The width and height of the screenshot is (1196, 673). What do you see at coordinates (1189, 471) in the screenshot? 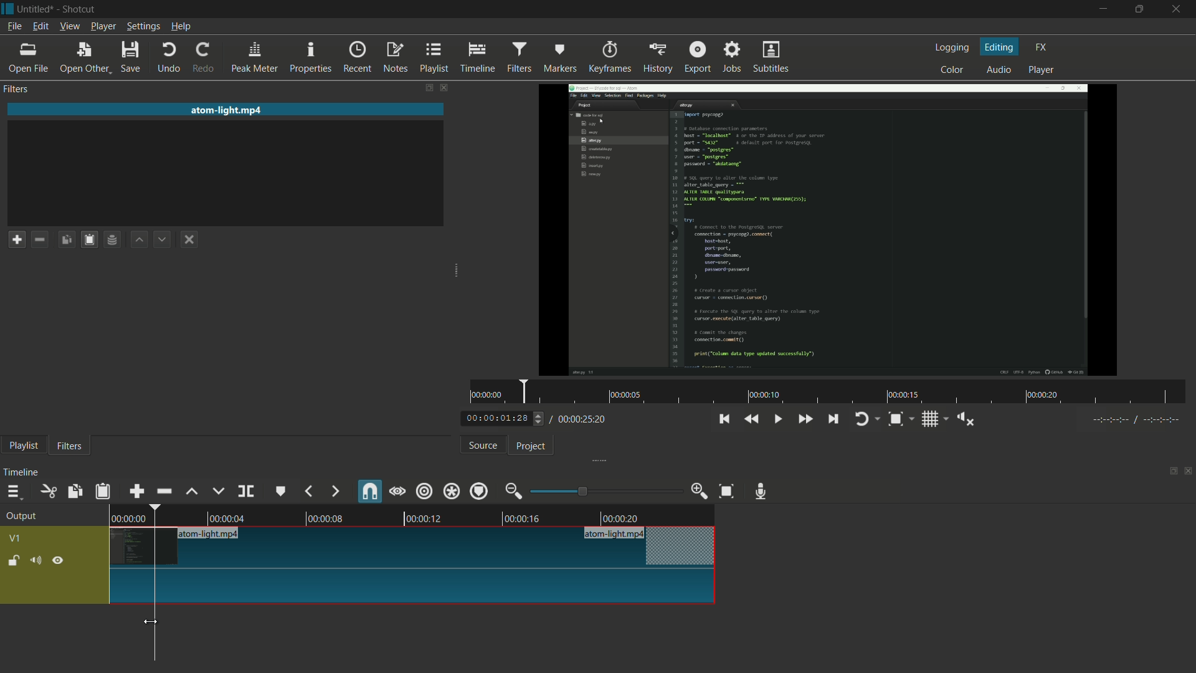
I see `close timeline` at bounding box center [1189, 471].